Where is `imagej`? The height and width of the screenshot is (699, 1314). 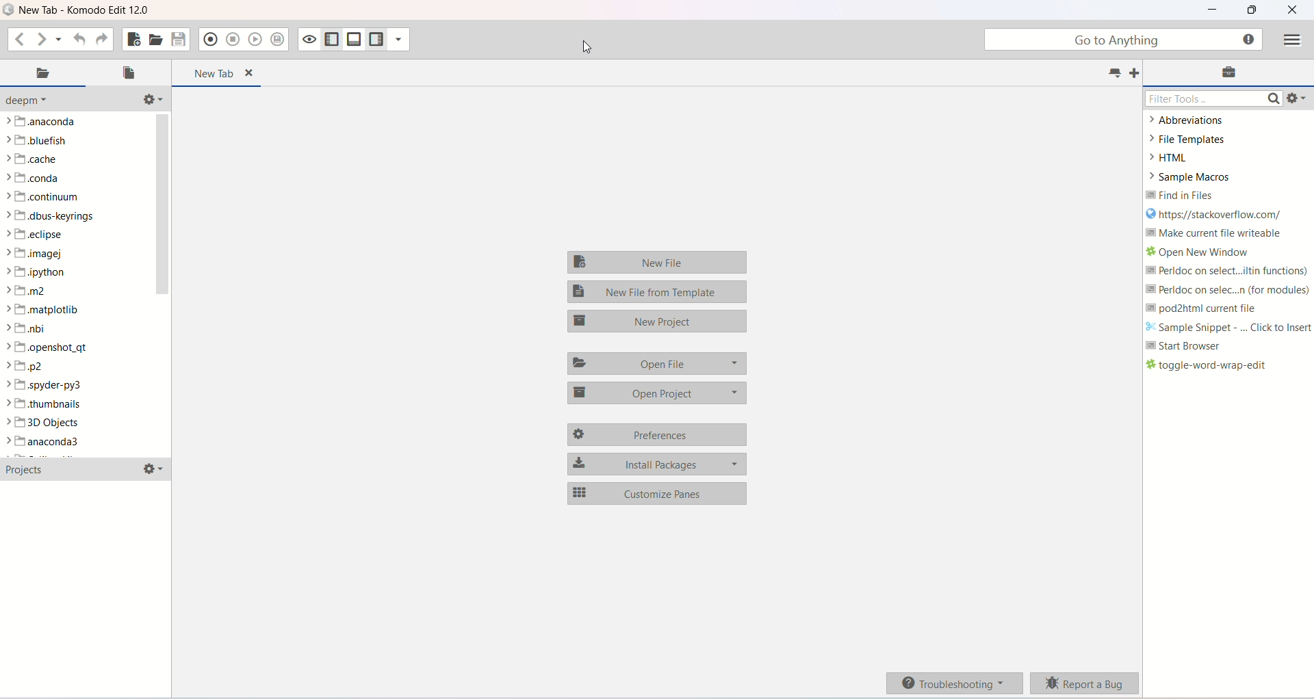
imagej is located at coordinates (42, 254).